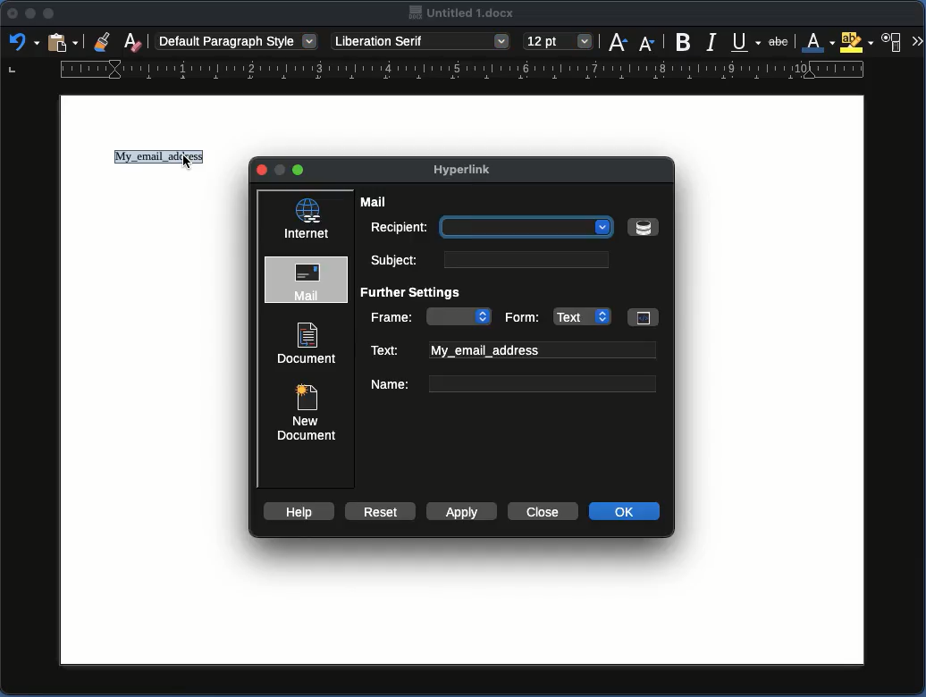  I want to click on Bold, so click(684, 42).